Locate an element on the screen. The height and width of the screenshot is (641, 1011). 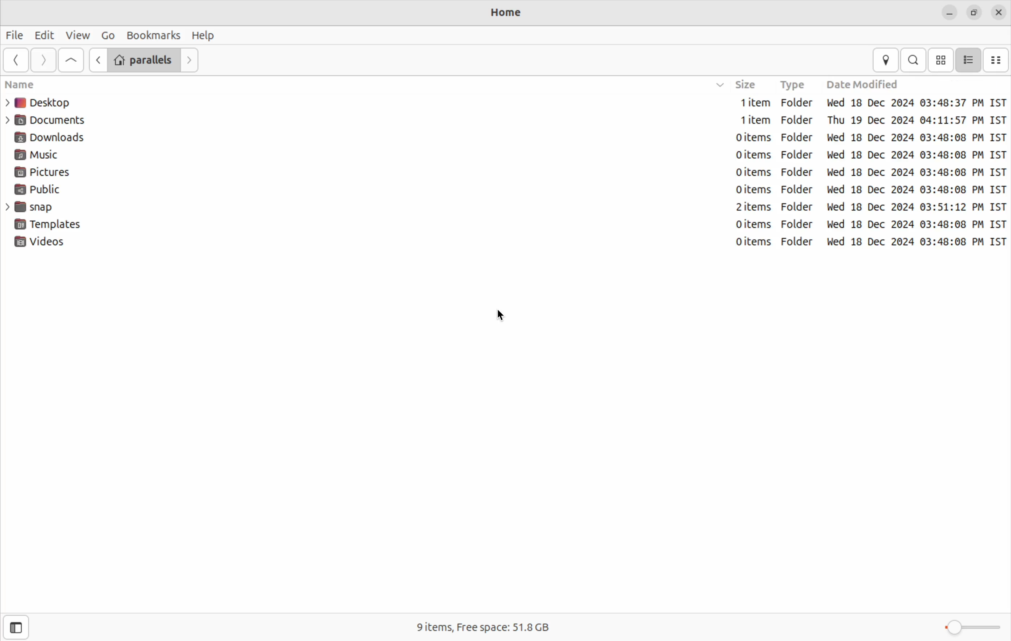
1 item is located at coordinates (746, 120).